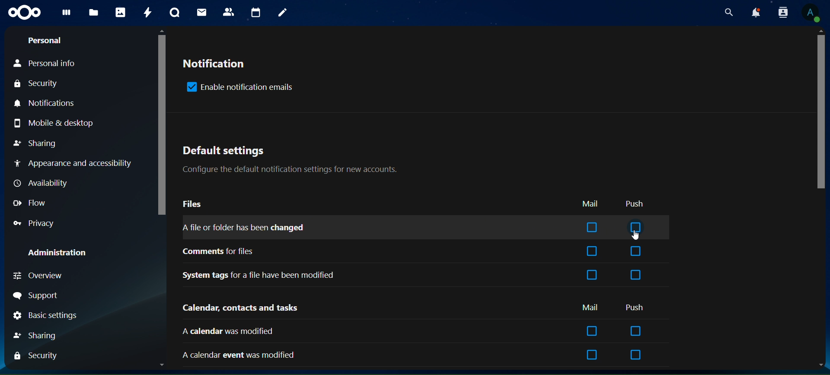 The height and width of the screenshot is (375, 830). What do you see at coordinates (247, 228) in the screenshot?
I see `a file or folder has been changed` at bounding box center [247, 228].